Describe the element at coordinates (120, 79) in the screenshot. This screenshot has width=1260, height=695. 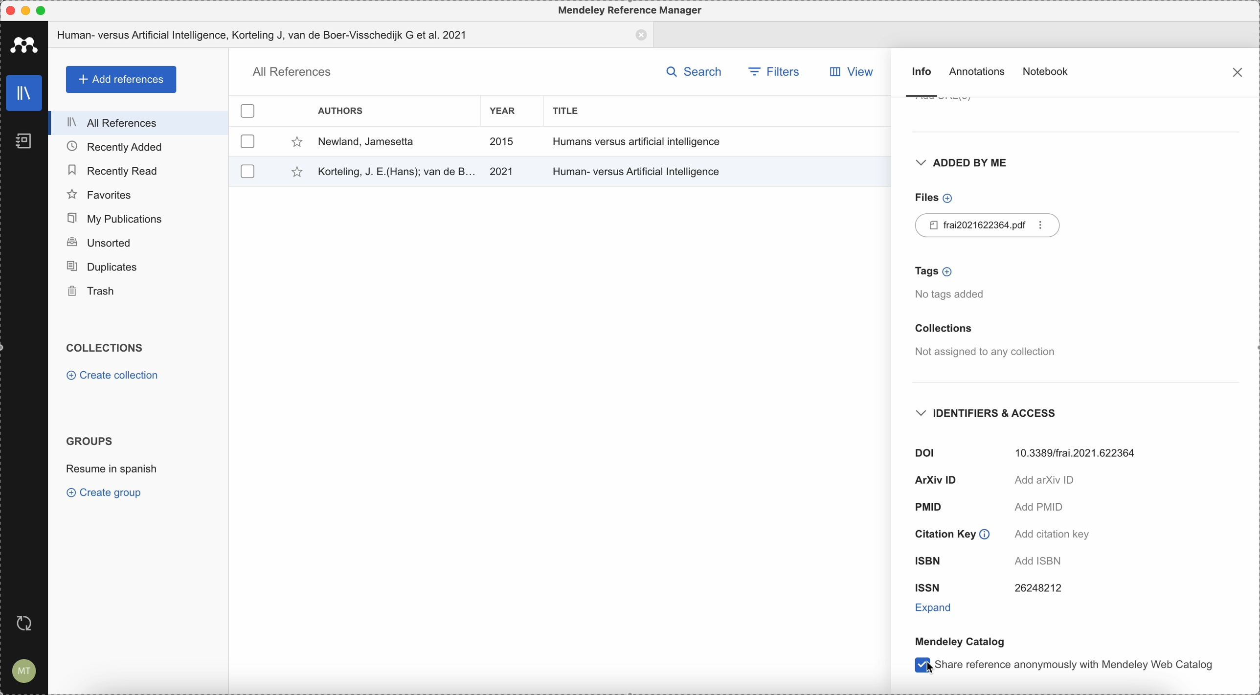
I see `add references` at that location.